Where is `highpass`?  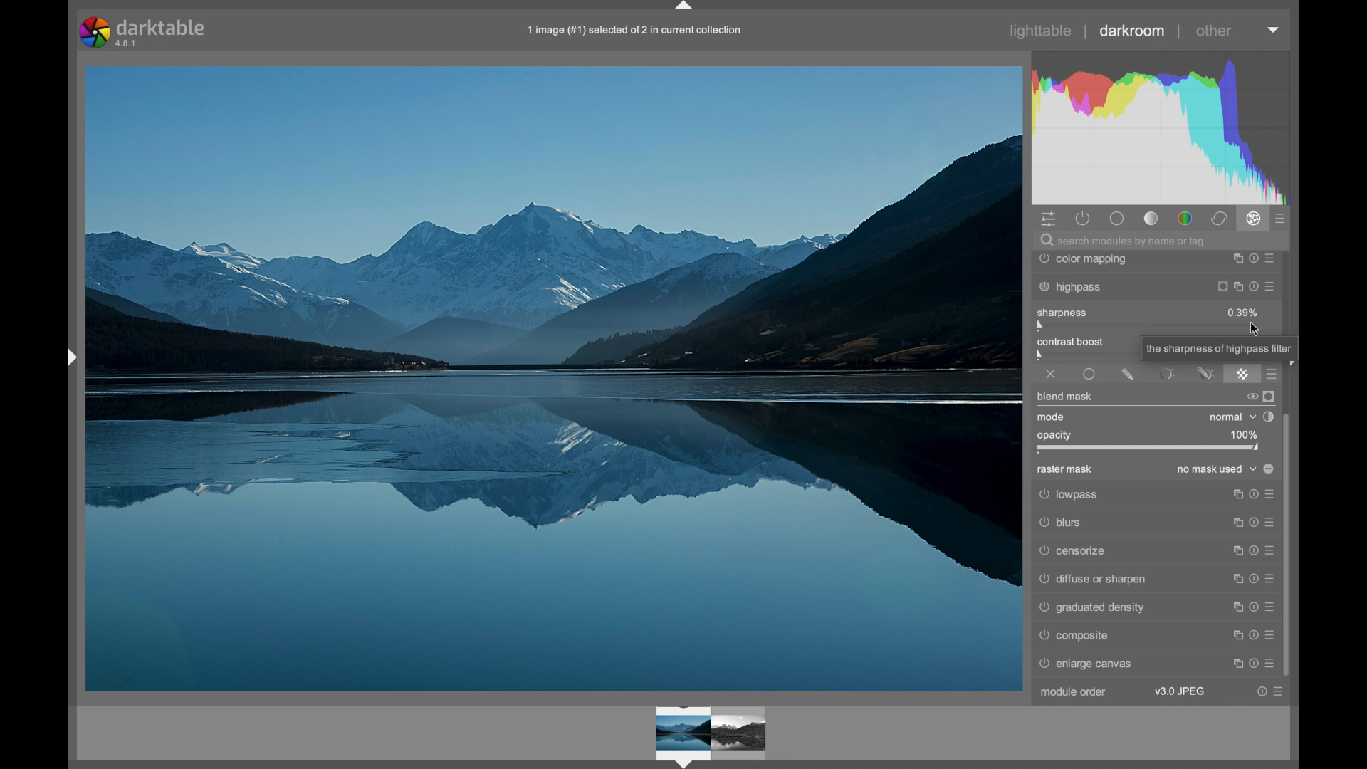 highpass is located at coordinates (1154, 288).